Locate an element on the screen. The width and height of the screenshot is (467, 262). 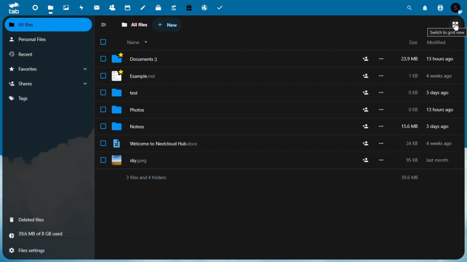
folder is located at coordinates (117, 110).